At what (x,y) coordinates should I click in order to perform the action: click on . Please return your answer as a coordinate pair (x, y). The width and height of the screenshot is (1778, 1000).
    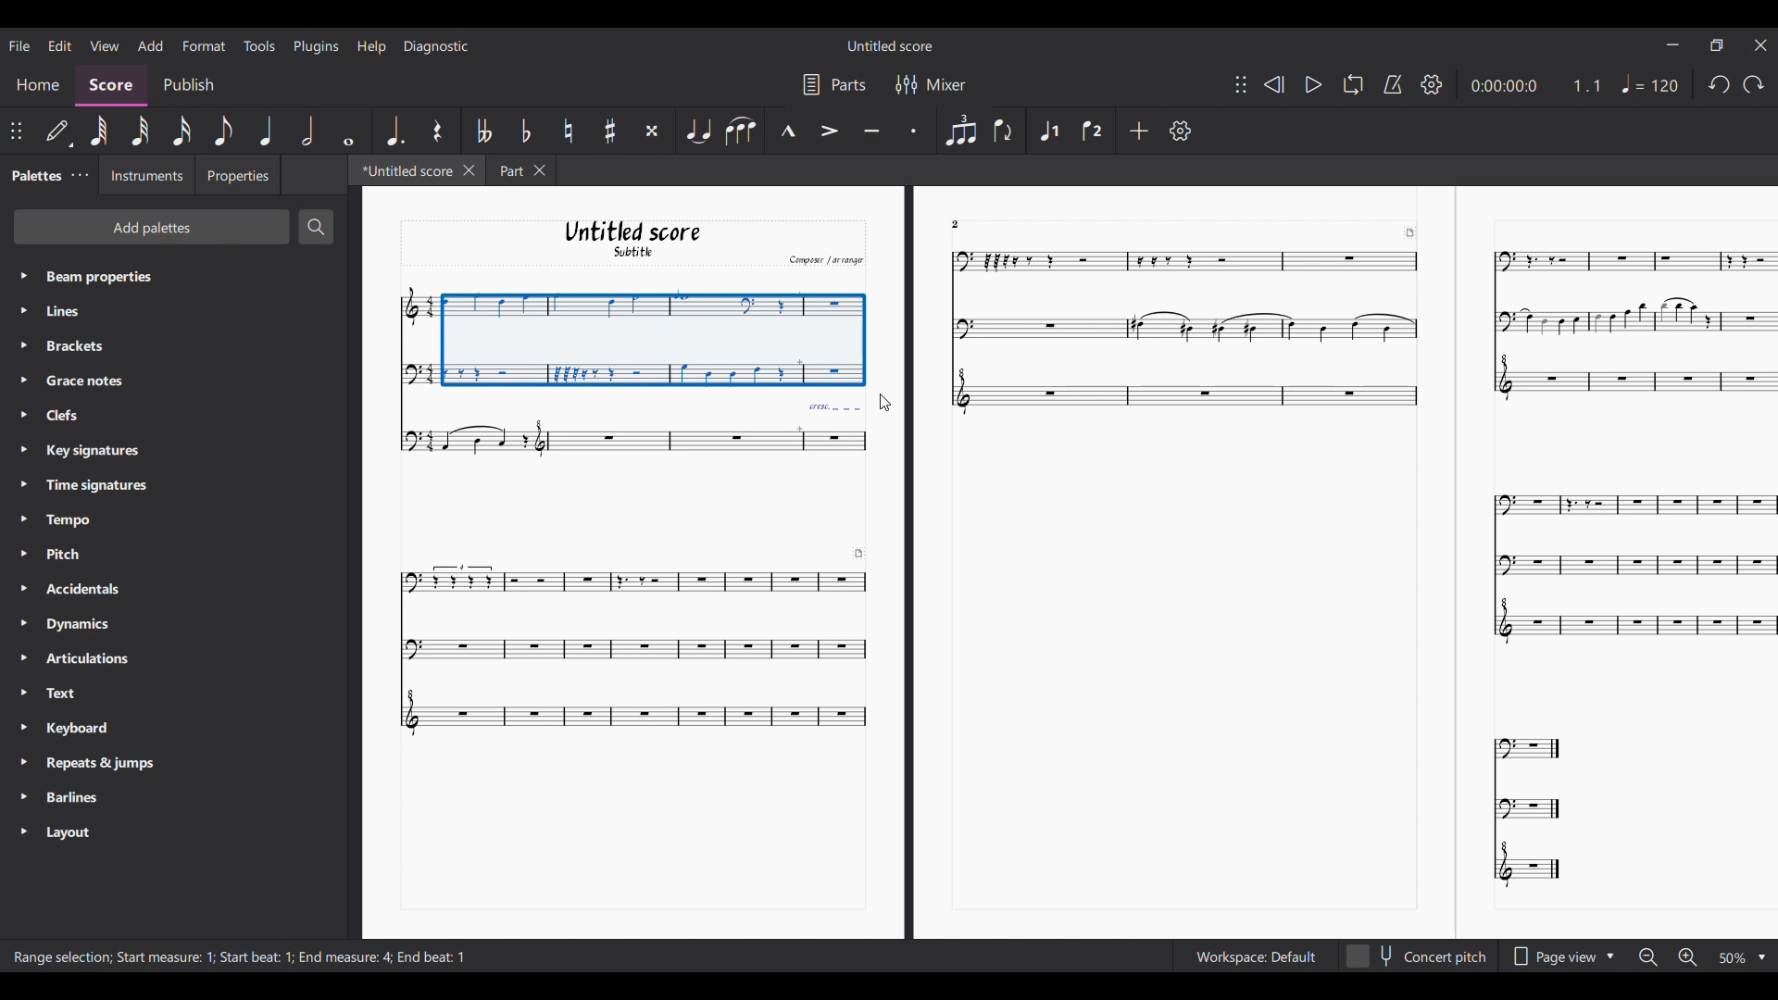
    Looking at the image, I should click on (19, 415).